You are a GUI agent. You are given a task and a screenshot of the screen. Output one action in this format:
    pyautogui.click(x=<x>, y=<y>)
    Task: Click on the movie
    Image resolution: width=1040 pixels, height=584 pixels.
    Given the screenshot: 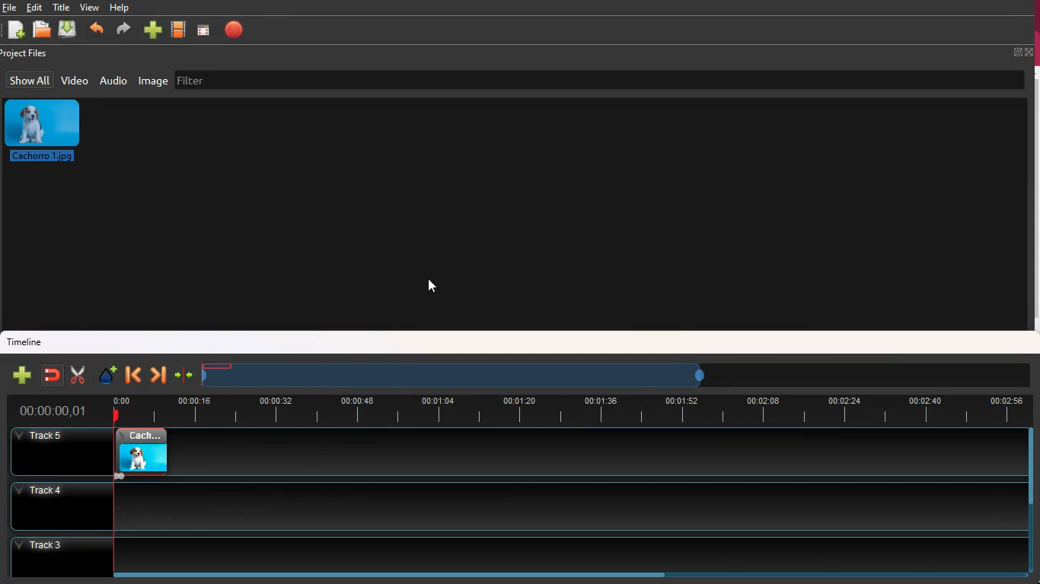 What is the action you would take?
    pyautogui.click(x=180, y=29)
    